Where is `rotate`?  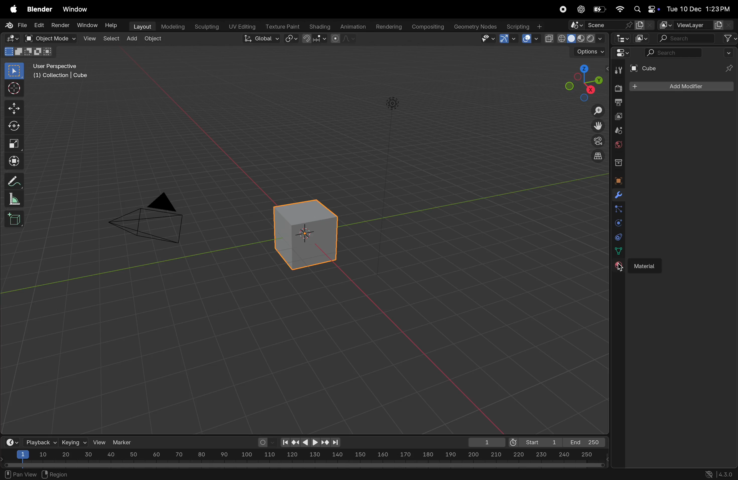
rotate is located at coordinates (13, 126).